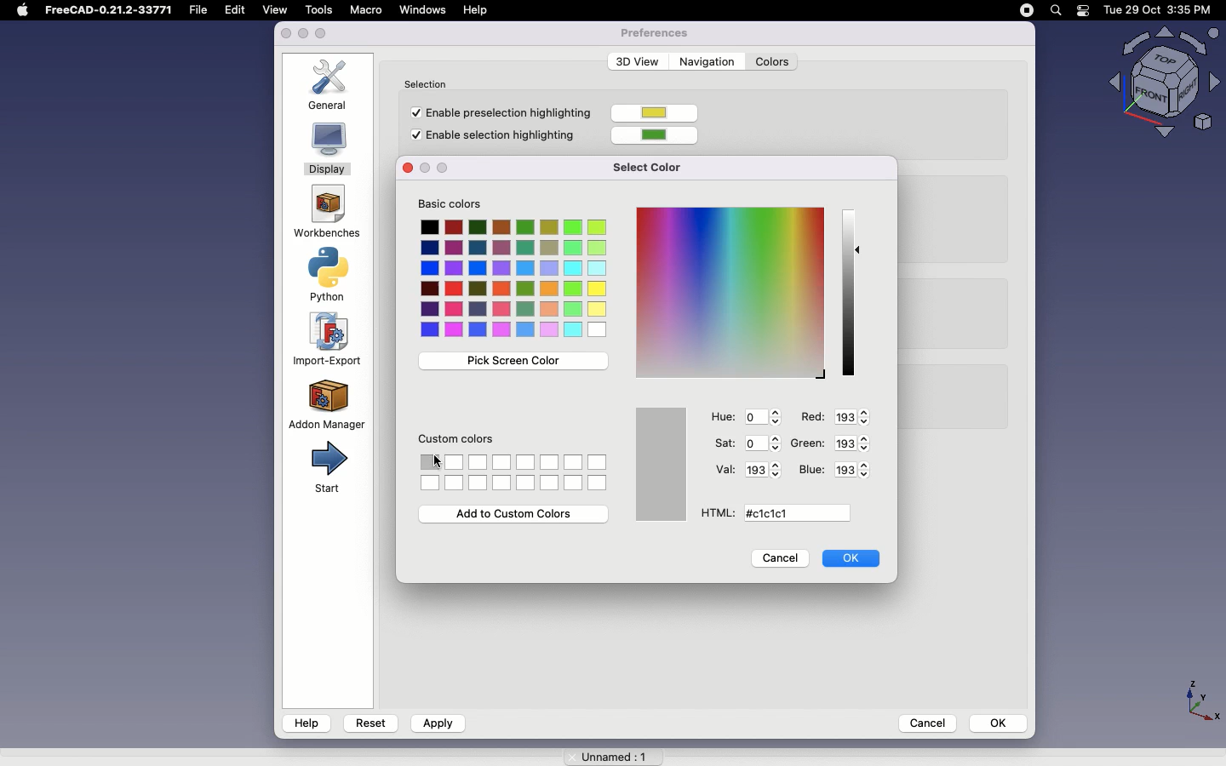  I want to click on color, so click(660, 134).